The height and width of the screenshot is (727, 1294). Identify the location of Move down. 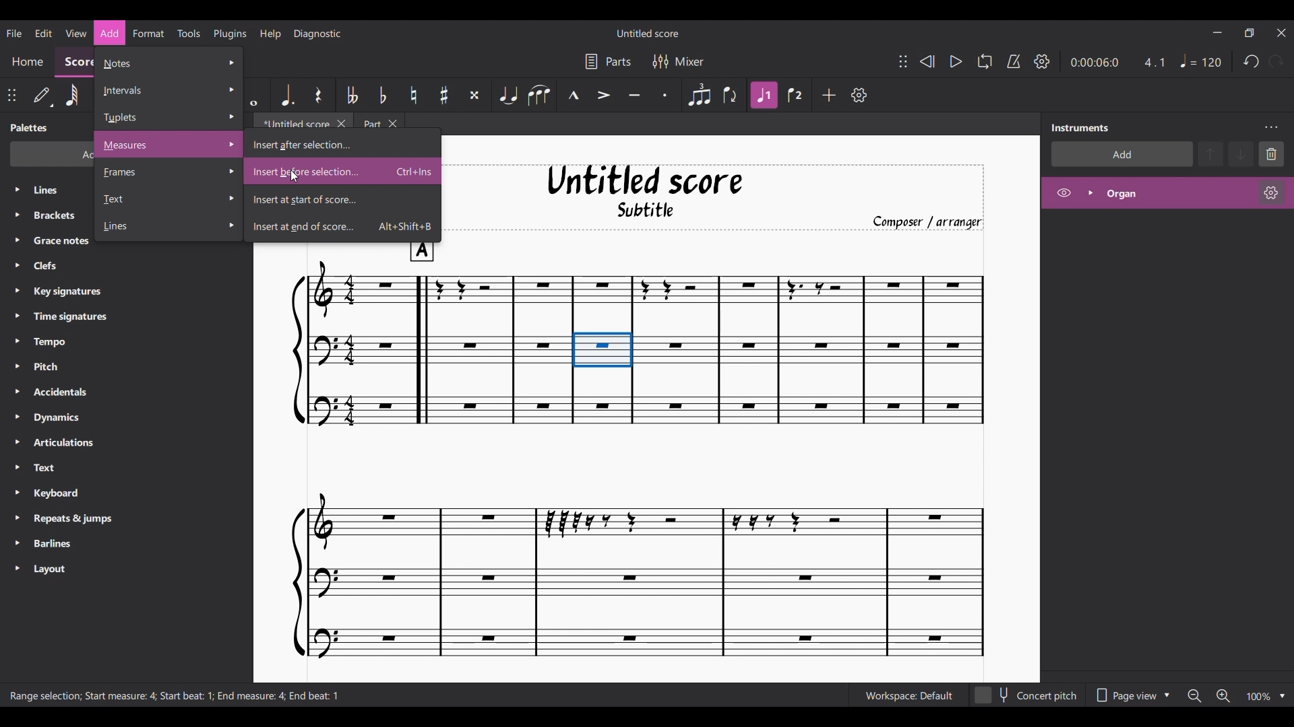
(1241, 153).